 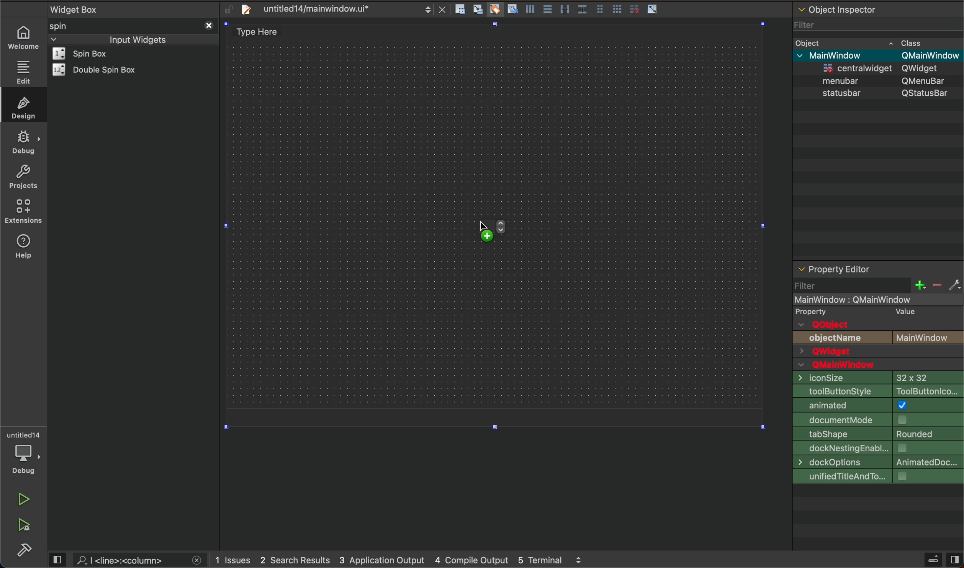 What do you see at coordinates (483, 228) in the screenshot?
I see `cursor` at bounding box center [483, 228].